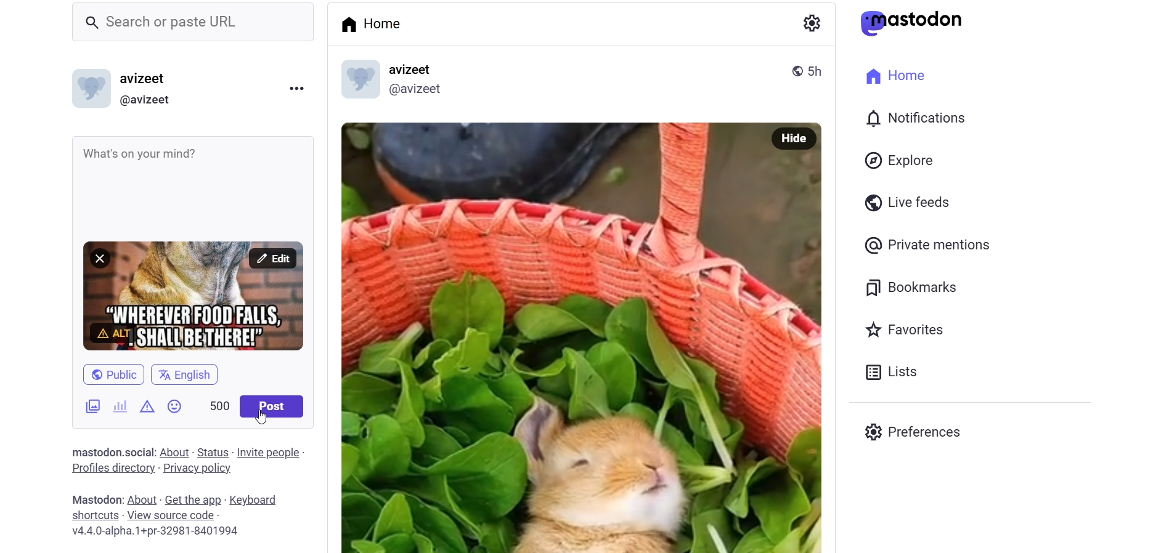  What do you see at coordinates (906, 204) in the screenshot?
I see `live feed ` at bounding box center [906, 204].